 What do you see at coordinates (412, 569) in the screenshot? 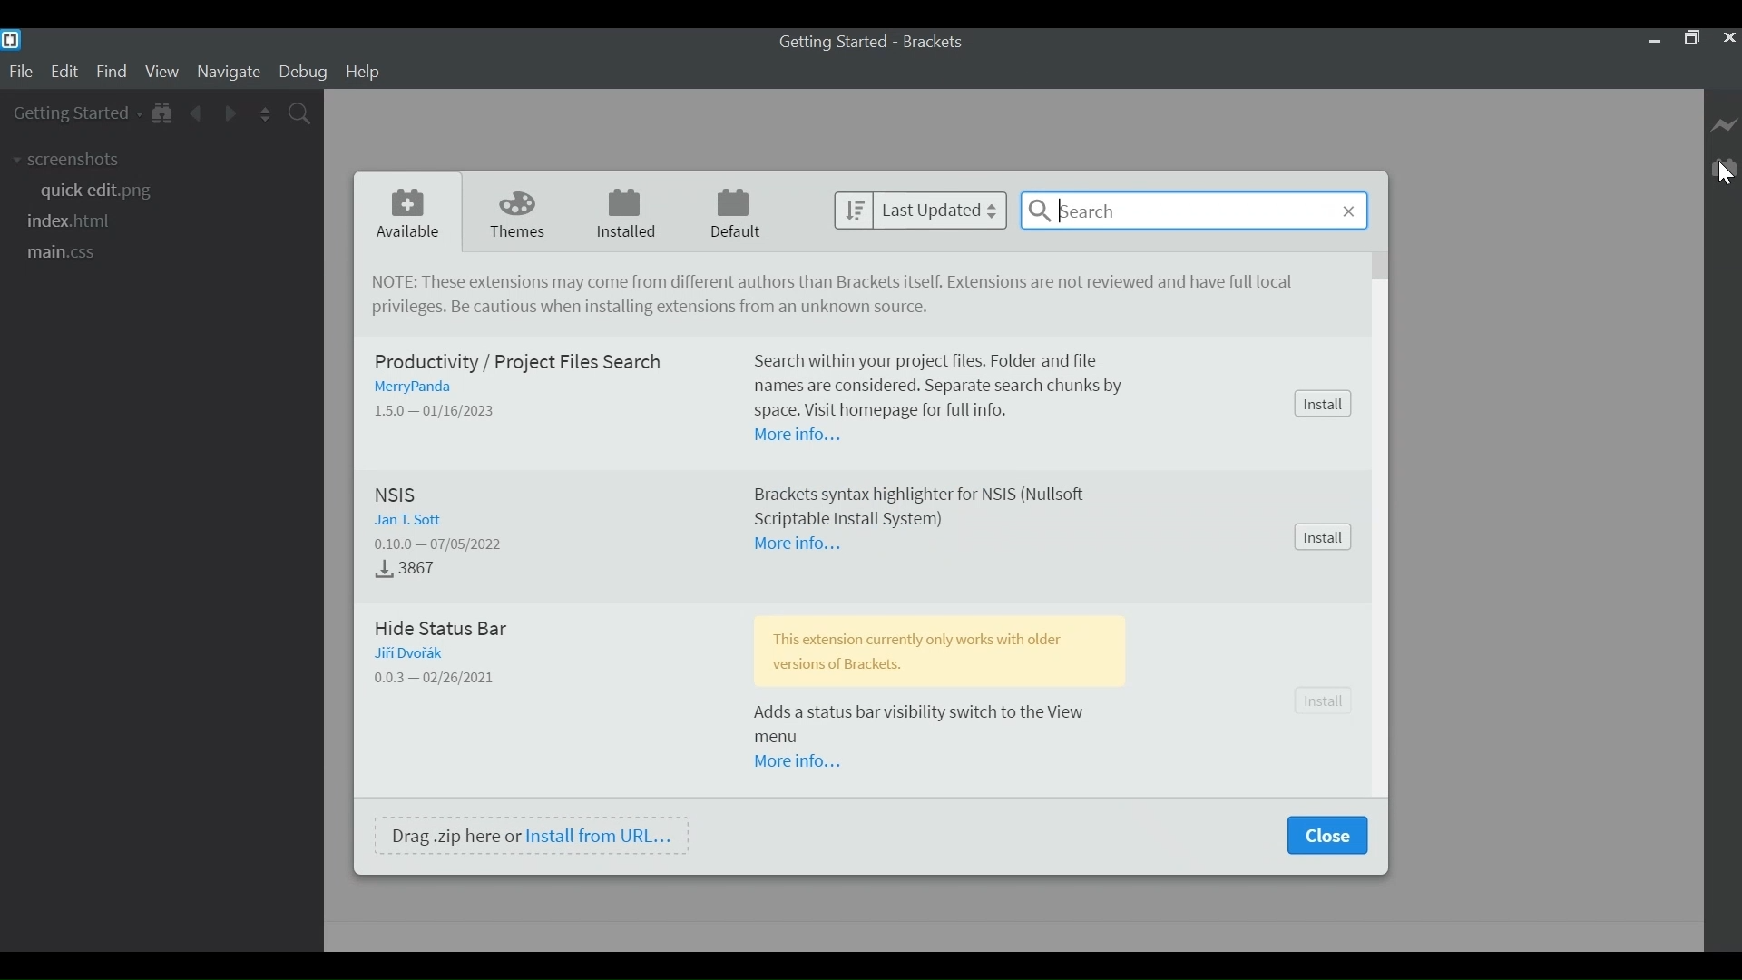
I see `BL 3867` at bounding box center [412, 569].